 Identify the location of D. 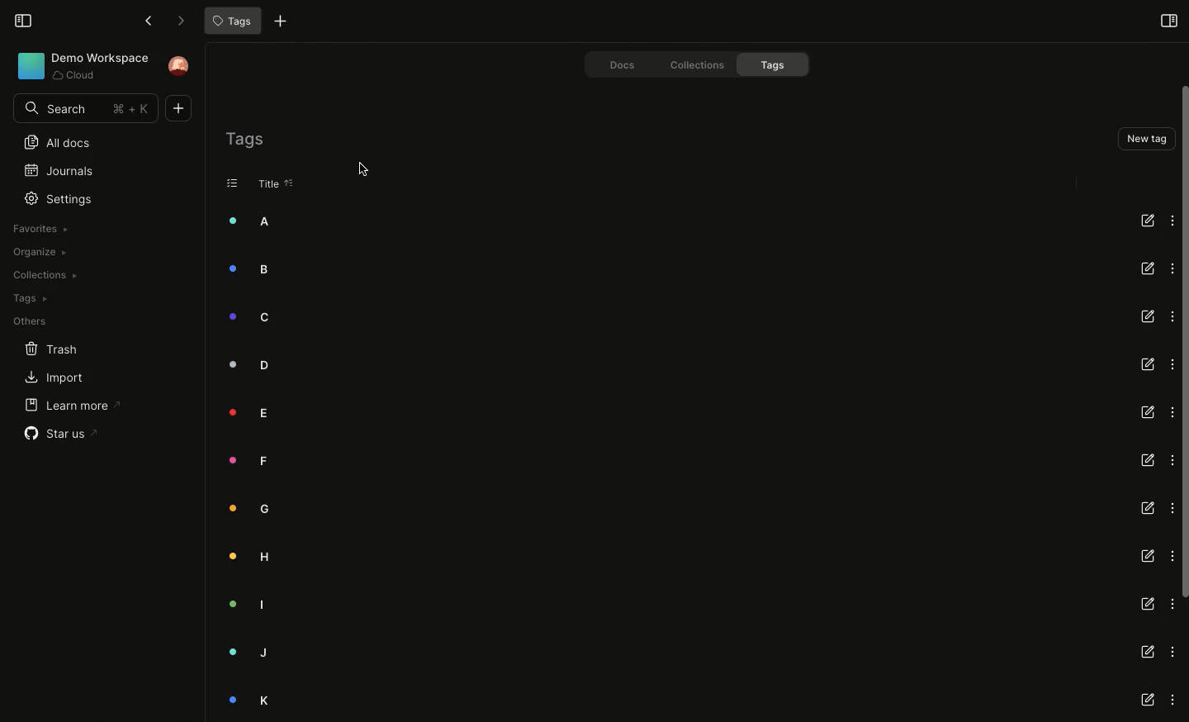
(252, 363).